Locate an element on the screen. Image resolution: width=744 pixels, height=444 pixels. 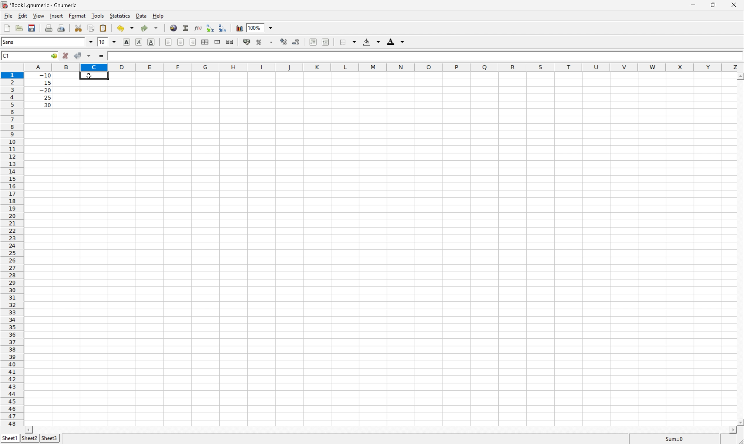
Align left is located at coordinates (168, 41).